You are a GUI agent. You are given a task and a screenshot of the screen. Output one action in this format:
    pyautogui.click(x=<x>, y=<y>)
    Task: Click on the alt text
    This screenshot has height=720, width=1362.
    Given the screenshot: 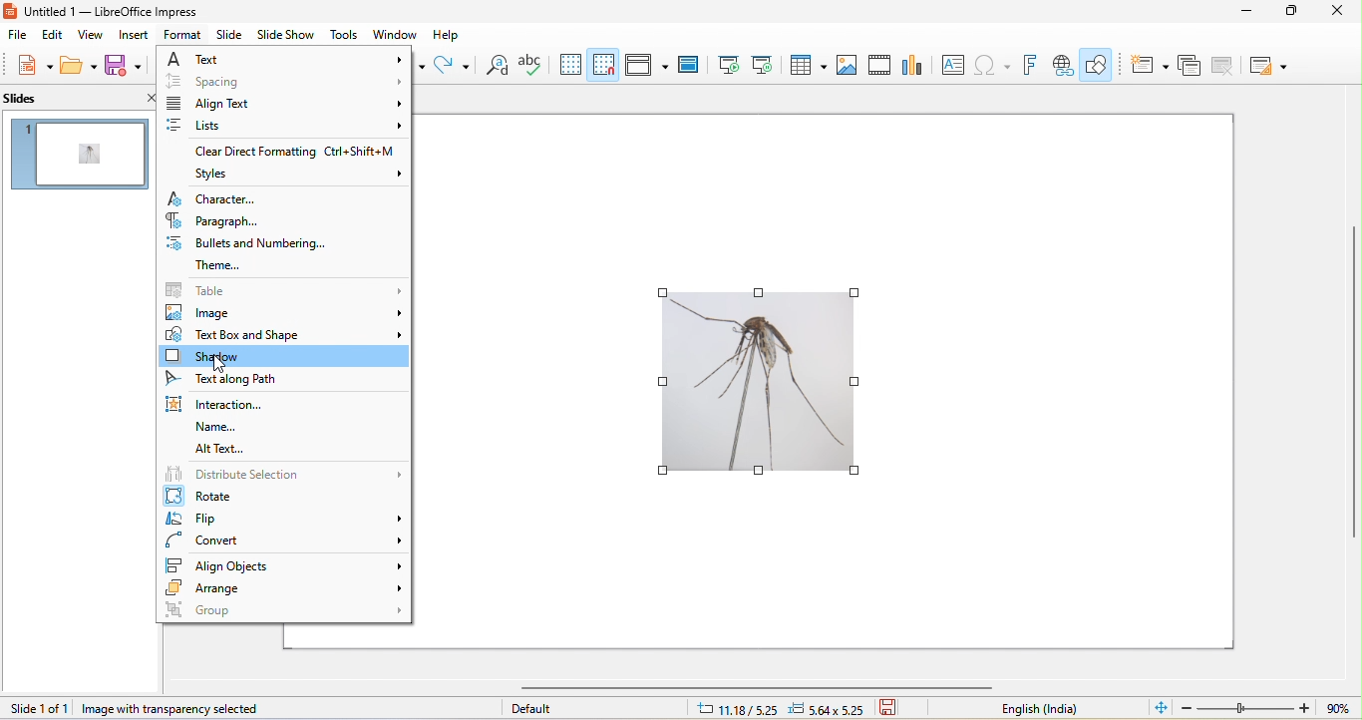 What is the action you would take?
    pyautogui.click(x=218, y=448)
    